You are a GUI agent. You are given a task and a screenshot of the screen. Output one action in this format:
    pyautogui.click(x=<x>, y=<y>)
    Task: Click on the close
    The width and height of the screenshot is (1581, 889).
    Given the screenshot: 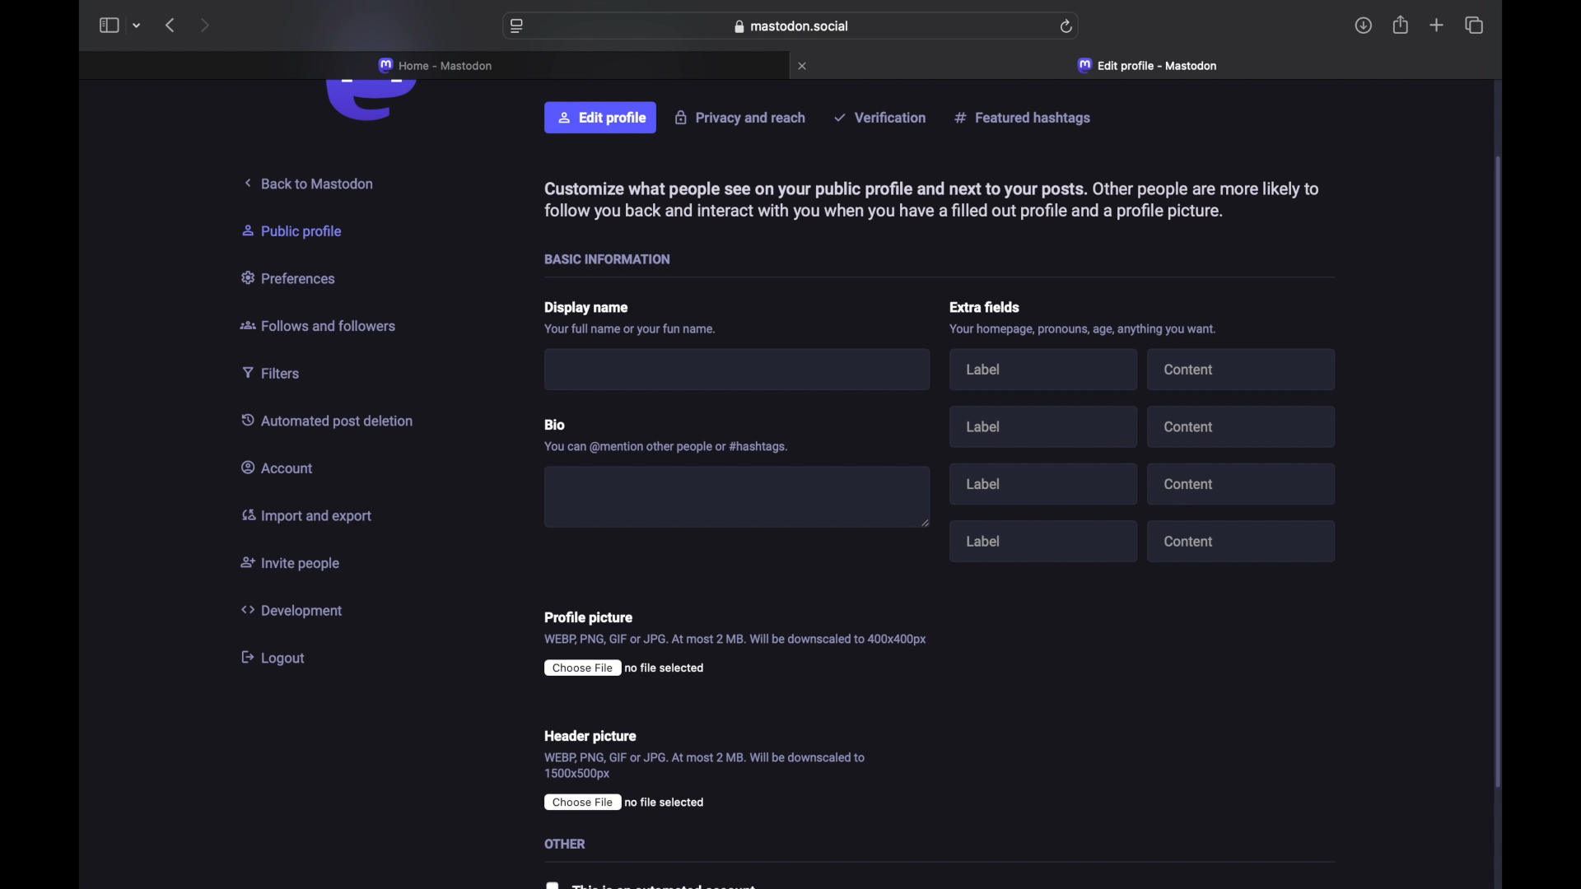 What is the action you would take?
    pyautogui.click(x=804, y=66)
    